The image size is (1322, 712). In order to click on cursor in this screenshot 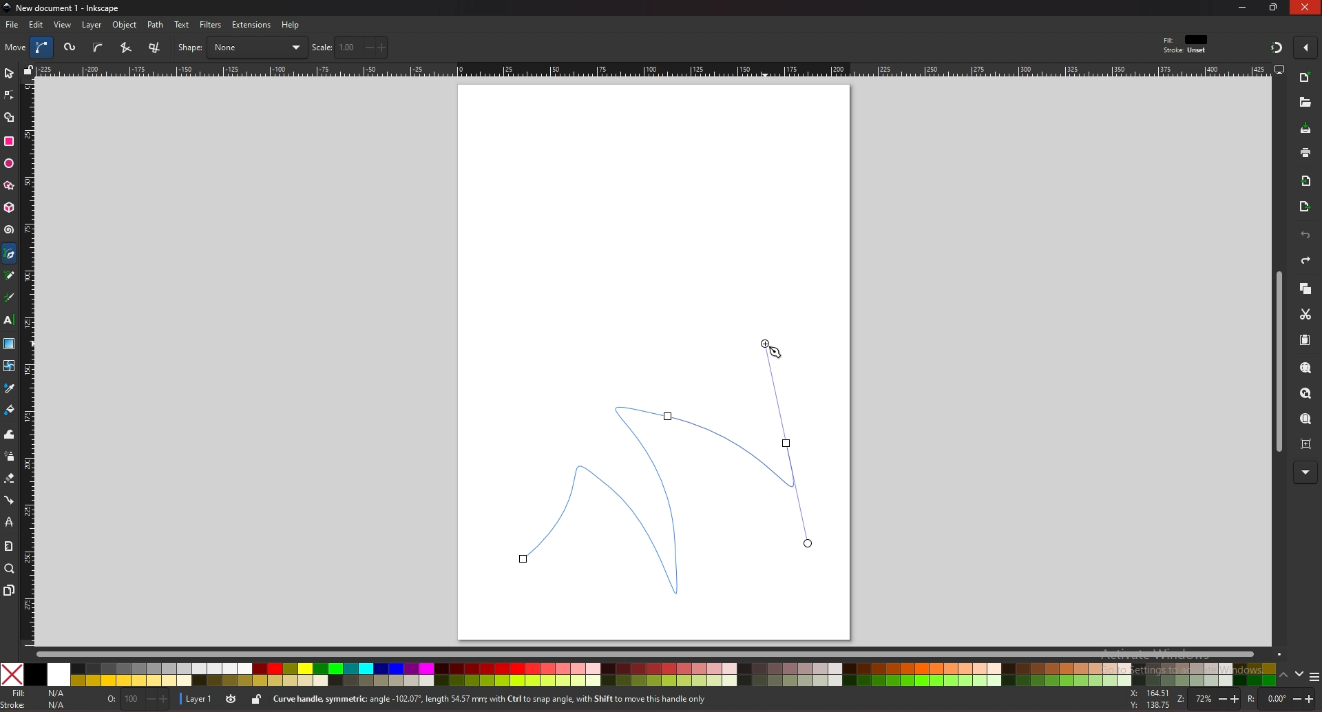, I will do `click(776, 353)`.